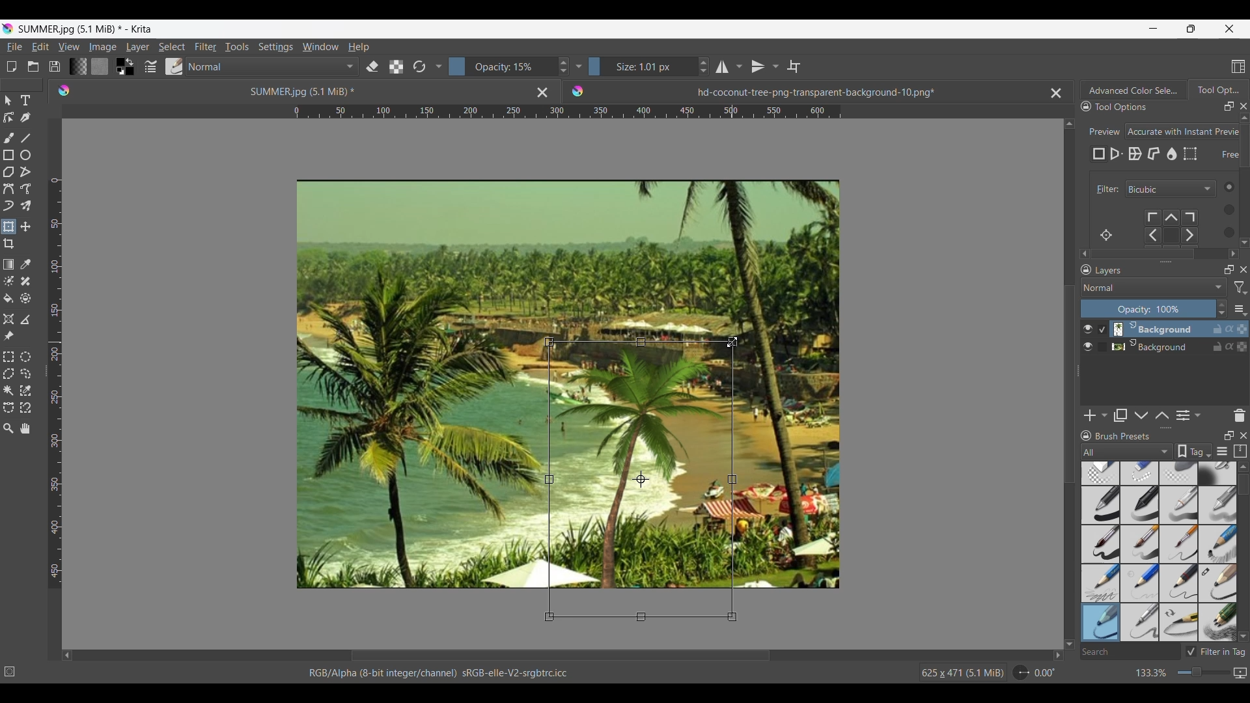 The height and width of the screenshot is (703, 1250). Describe the element at coordinates (1152, 329) in the screenshot. I see `Selected layer` at that location.